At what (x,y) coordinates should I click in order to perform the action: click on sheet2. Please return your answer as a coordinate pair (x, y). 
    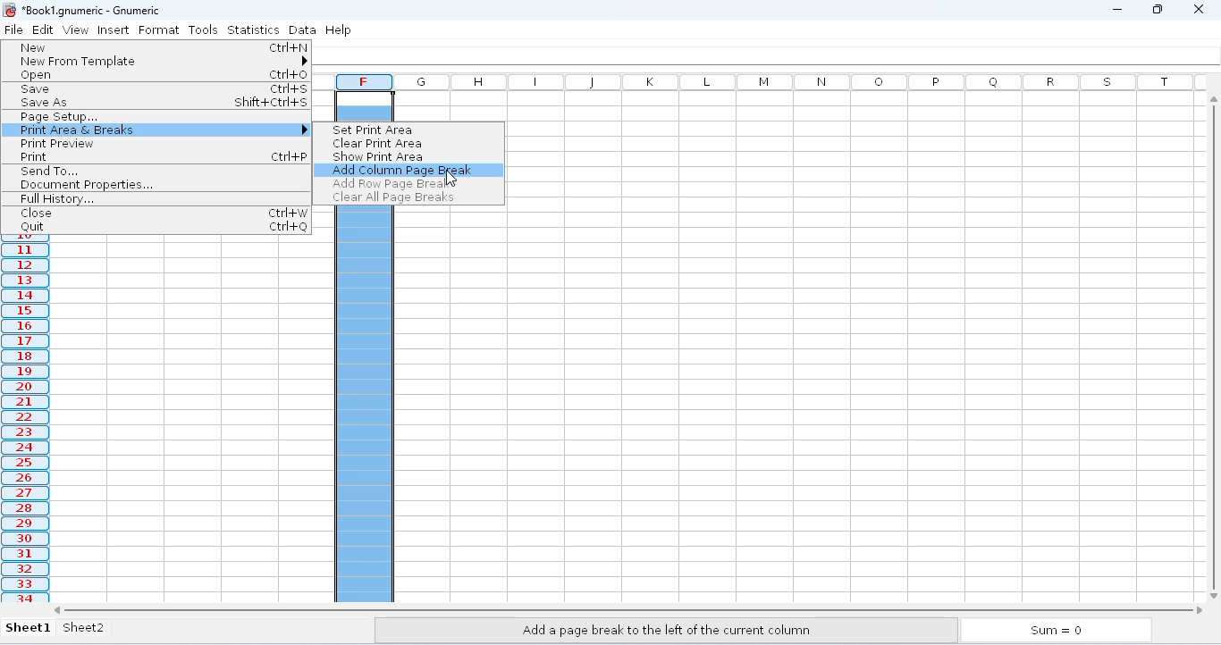
    Looking at the image, I should click on (98, 631).